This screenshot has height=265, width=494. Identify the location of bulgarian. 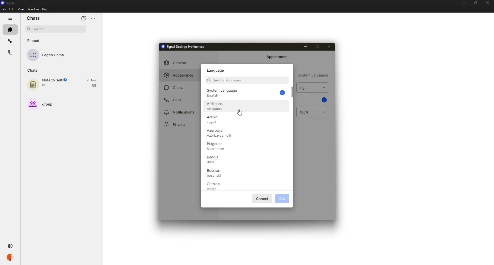
(217, 146).